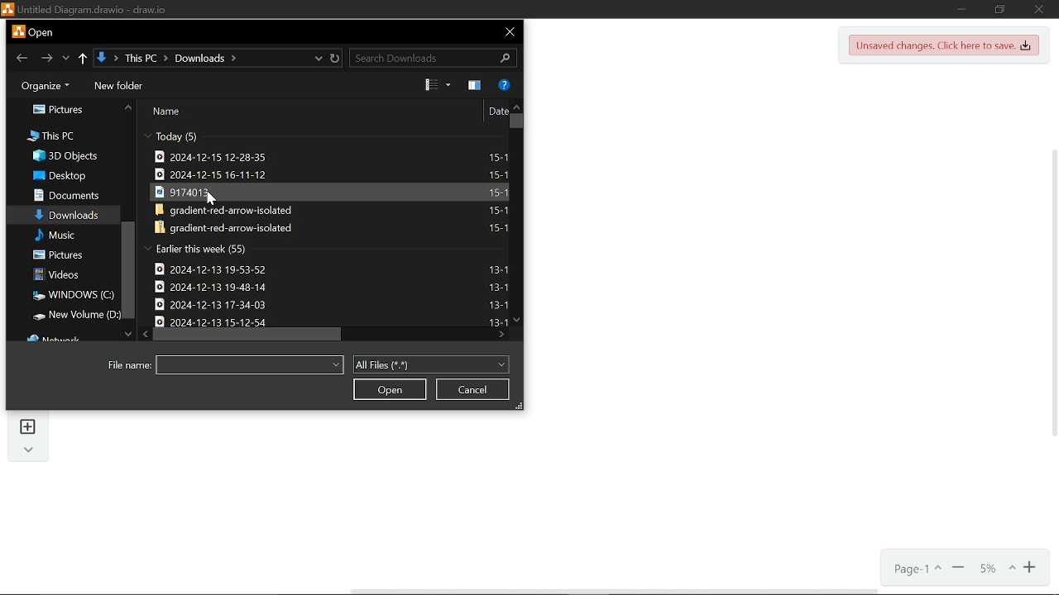  What do you see at coordinates (50, 84) in the screenshot?
I see `Organize` at bounding box center [50, 84].